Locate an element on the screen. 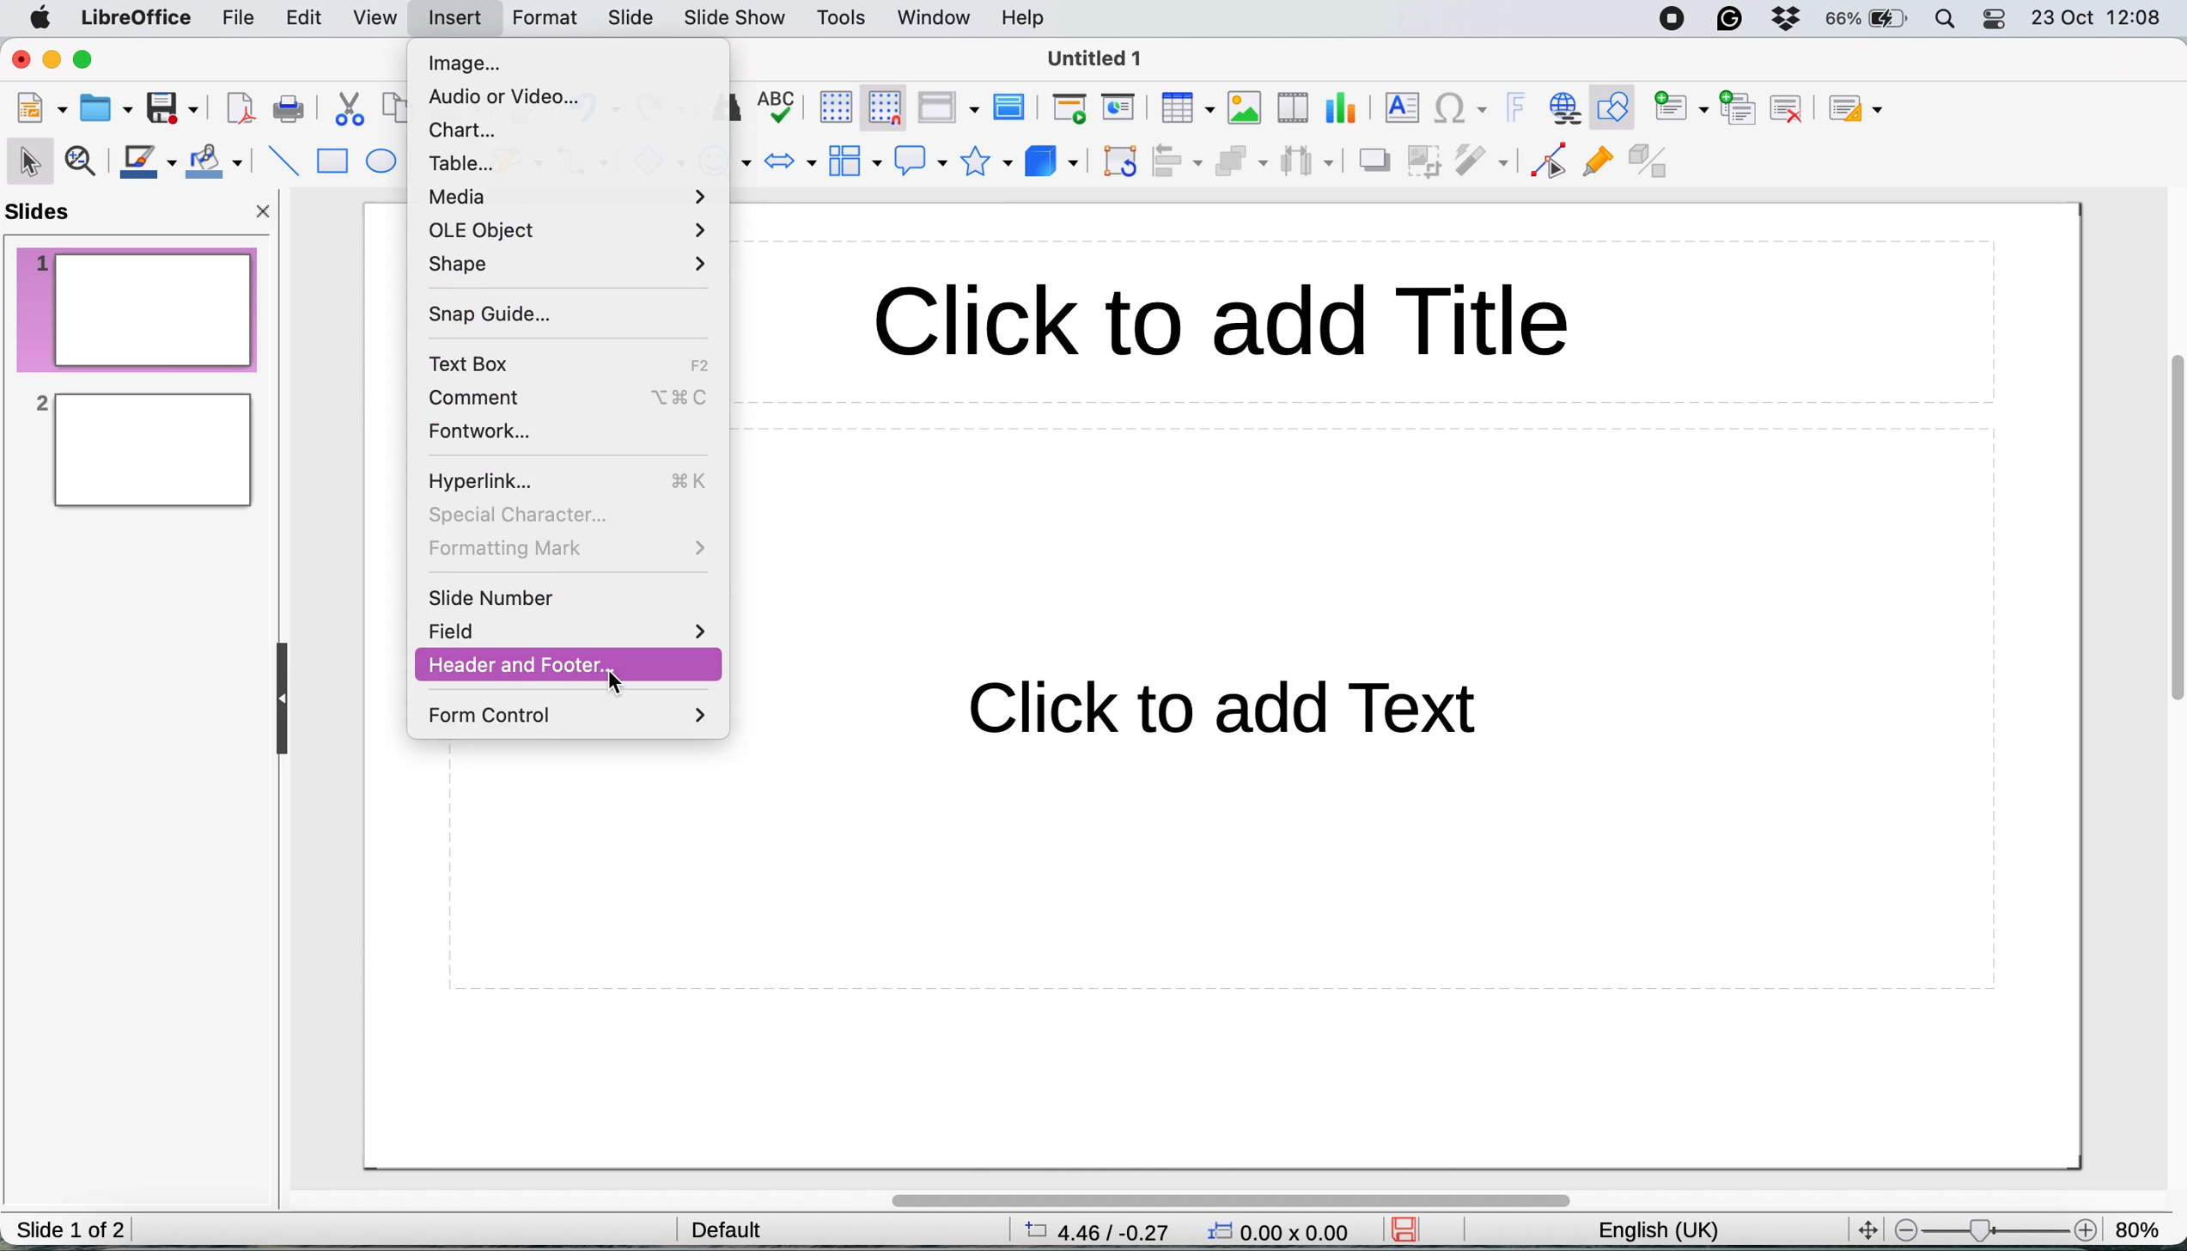 This screenshot has width=2187, height=1251. select three objects to distribute is located at coordinates (1307, 164).